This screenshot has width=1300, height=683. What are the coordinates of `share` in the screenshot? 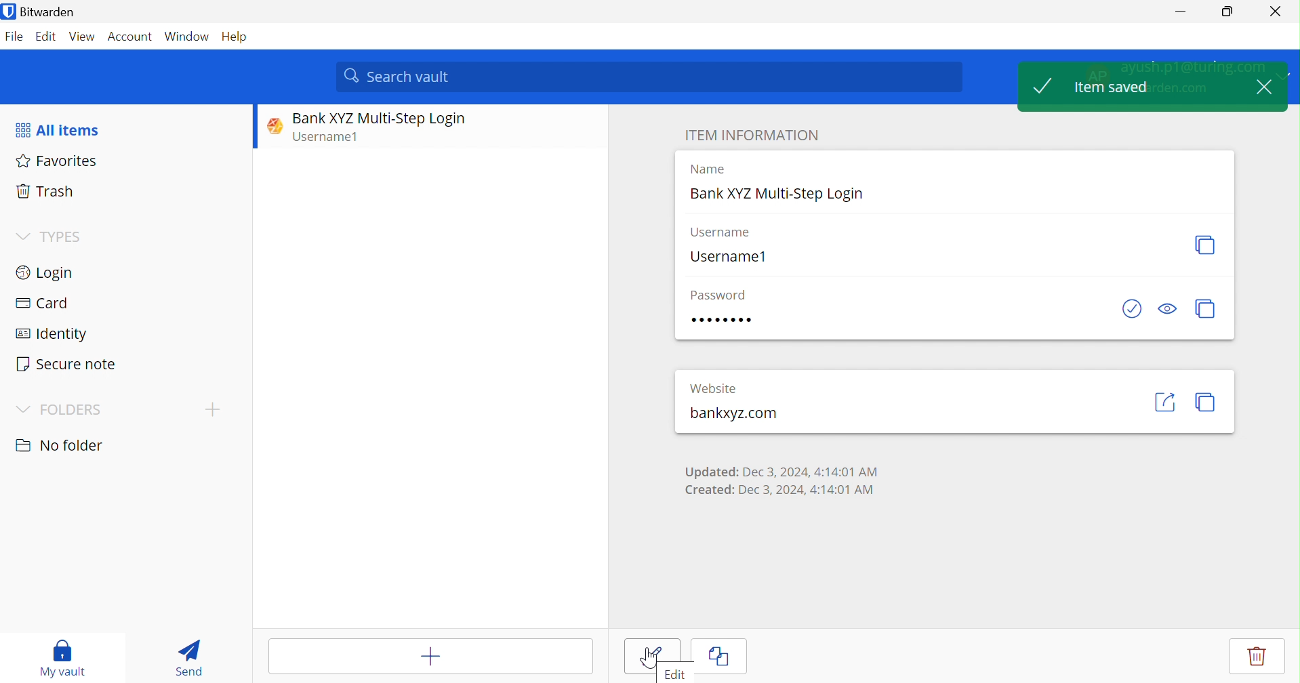 It's located at (1168, 405).